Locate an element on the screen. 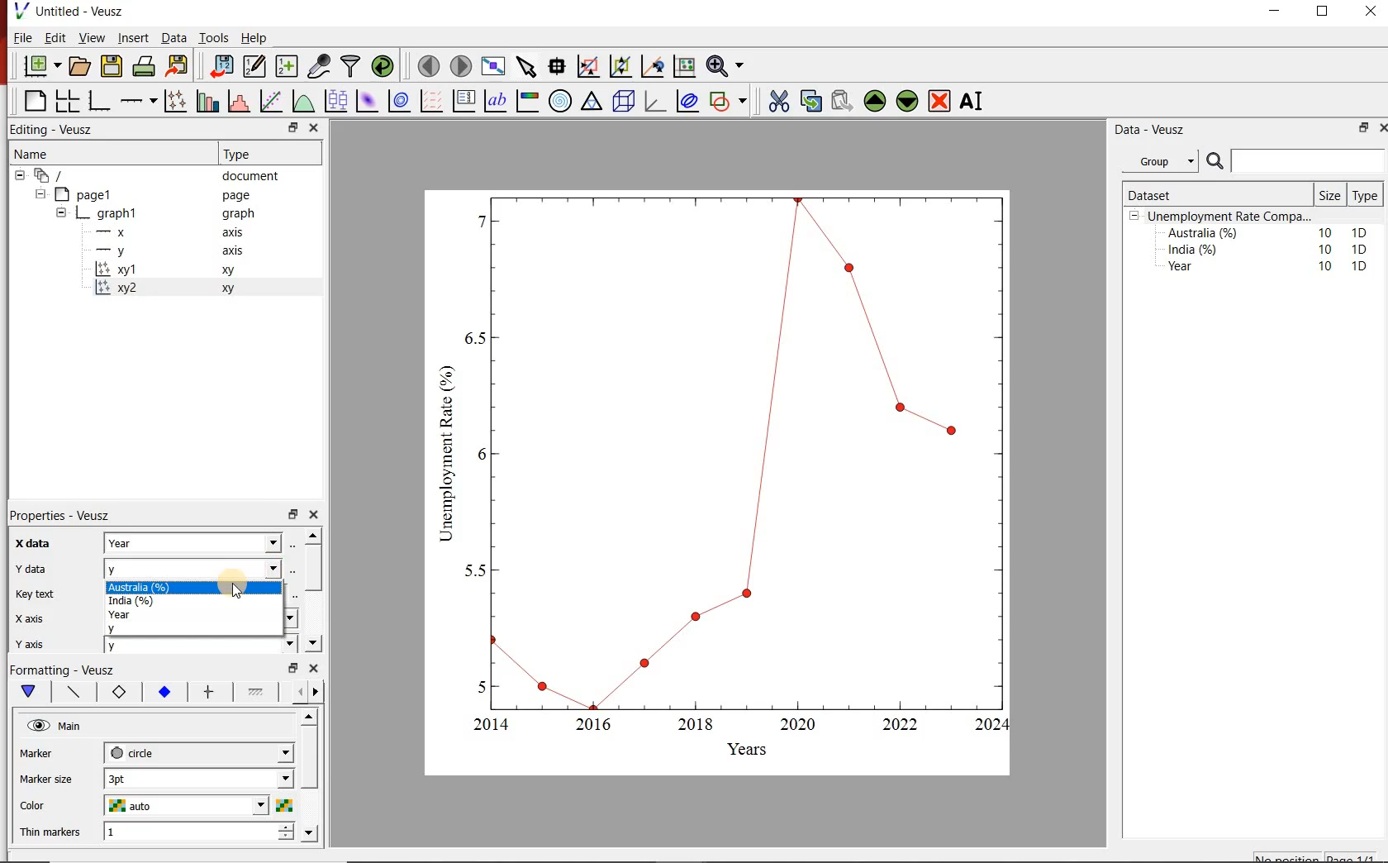 The height and width of the screenshot is (863, 1388). move down is located at coordinates (309, 833).